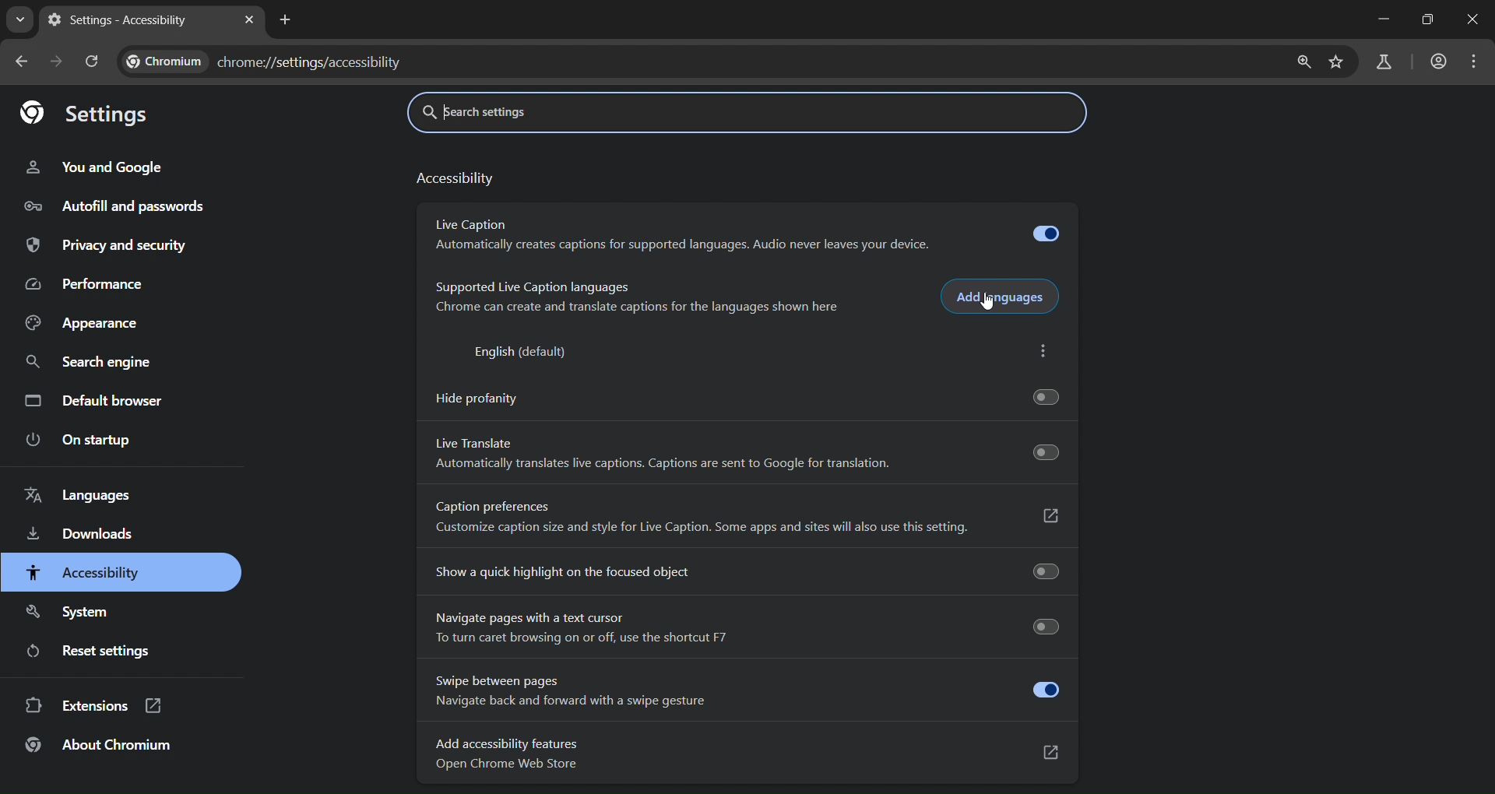 This screenshot has width=1495, height=794. Describe the element at coordinates (76, 495) in the screenshot. I see `languages` at that location.